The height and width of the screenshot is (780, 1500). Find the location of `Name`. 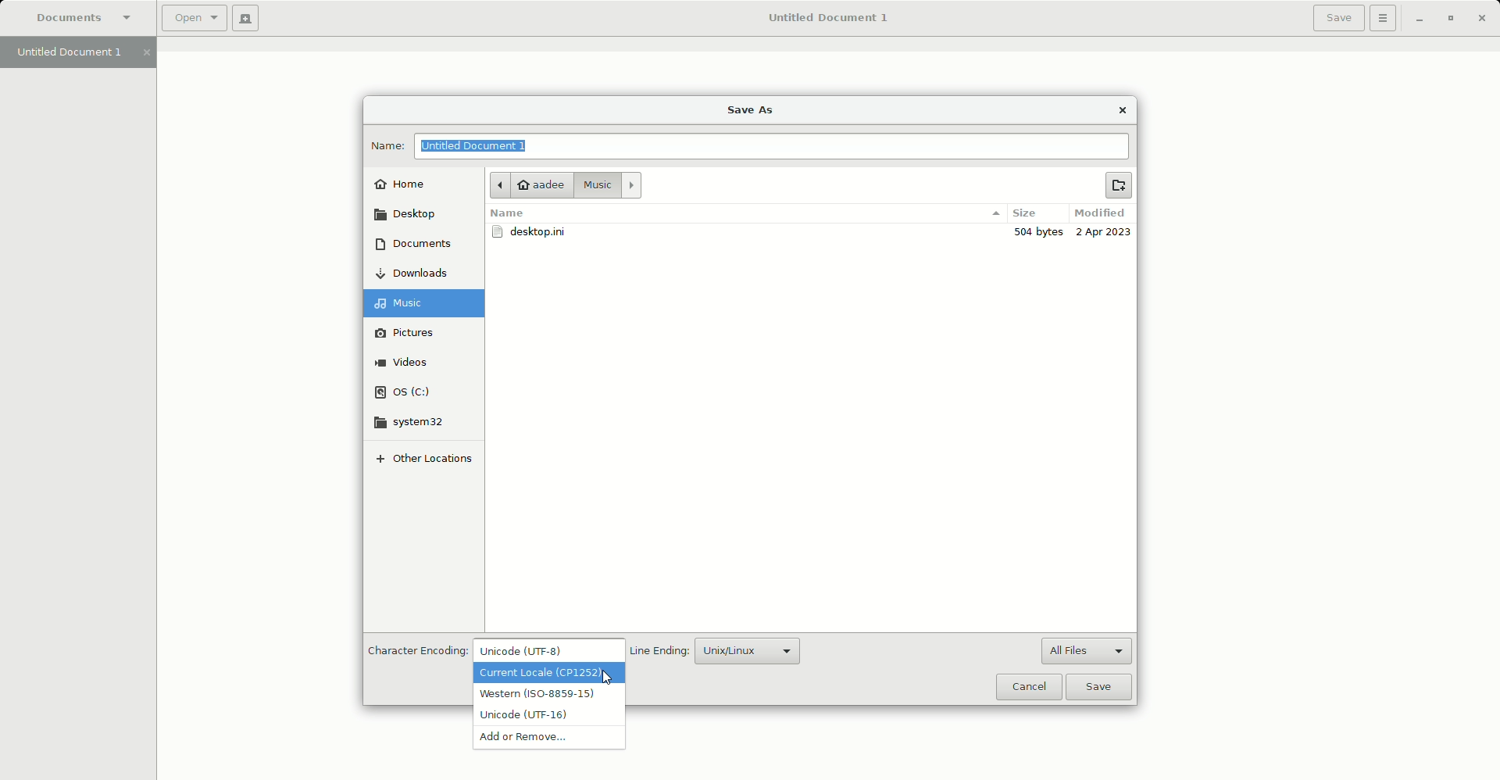

Name is located at coordinates (385, 145).